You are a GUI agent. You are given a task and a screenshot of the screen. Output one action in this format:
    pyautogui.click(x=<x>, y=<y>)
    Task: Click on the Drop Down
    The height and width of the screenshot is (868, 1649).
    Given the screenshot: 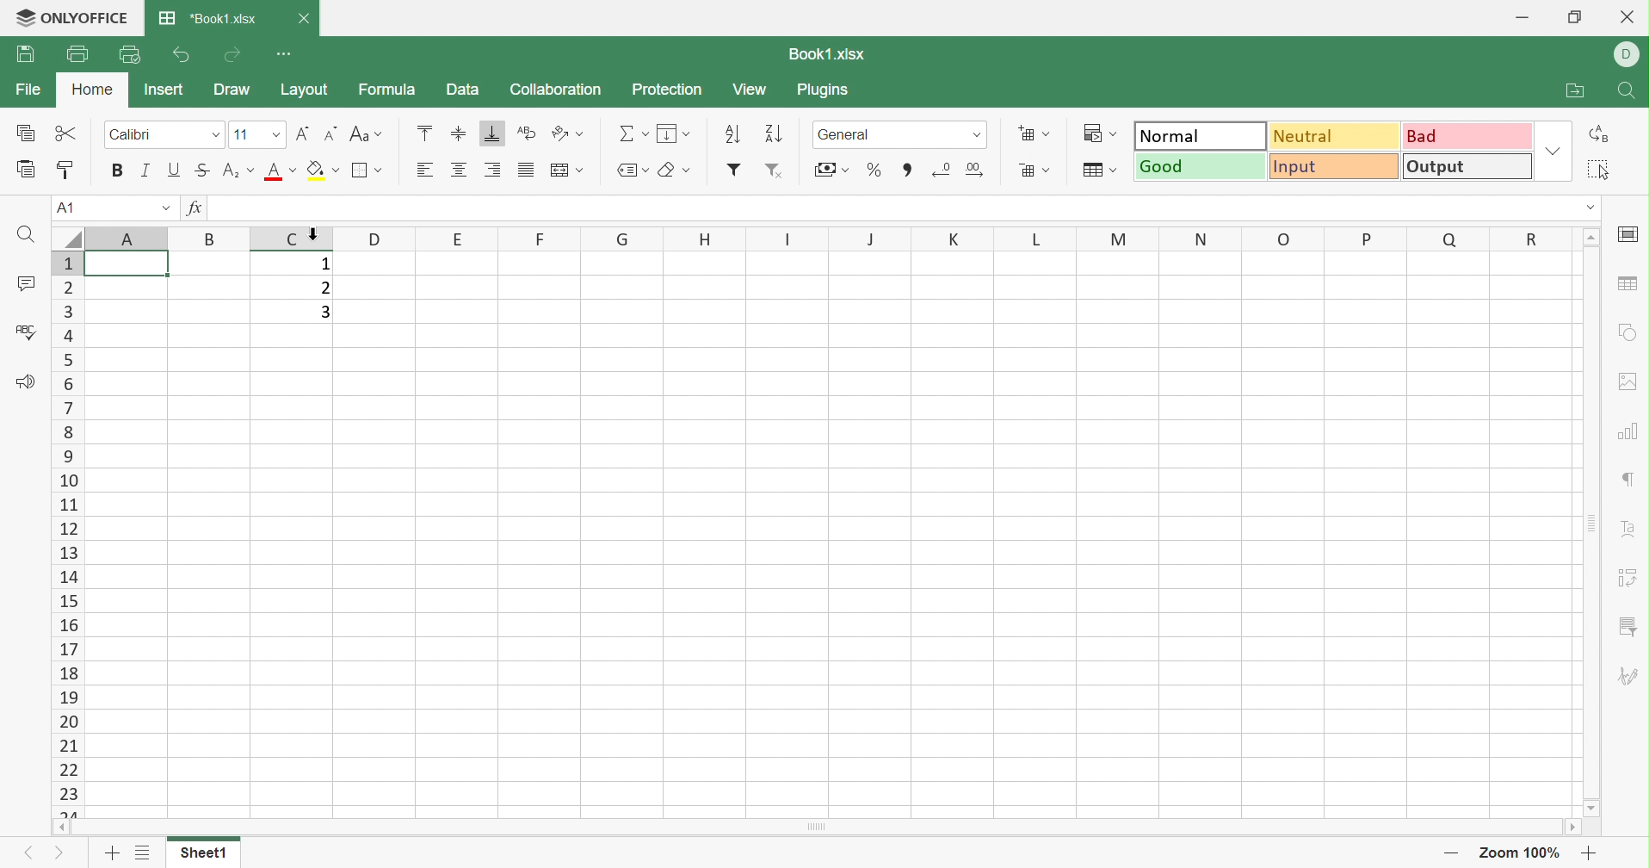 What is the action you would take?
    pyautogui.click(x=579, y=133)
    